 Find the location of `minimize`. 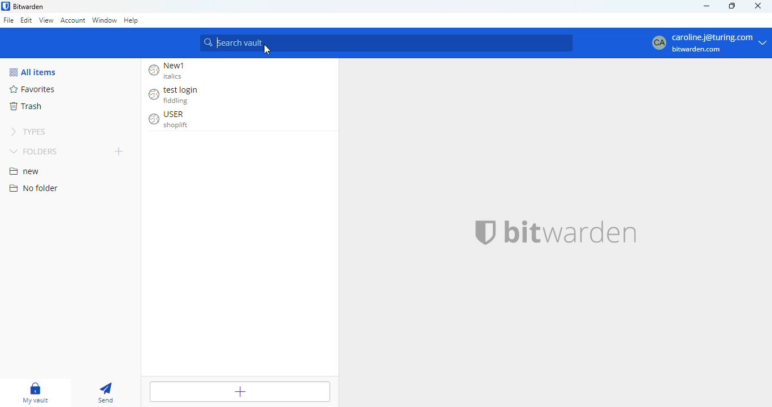

minimize is located at coordinates (706, 6).